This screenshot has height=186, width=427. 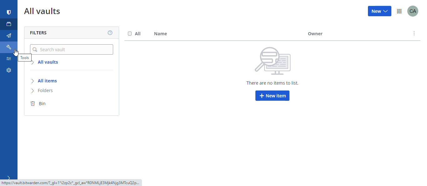 I want to click on bin , so click(x=46, y=104).